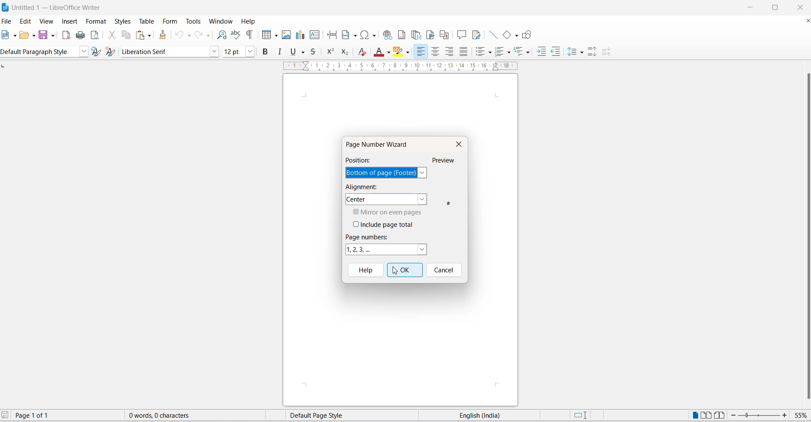  What do you see at coordinates (112, 36) in the screenshot?
I see `cut` at bounding box center [112, 36].